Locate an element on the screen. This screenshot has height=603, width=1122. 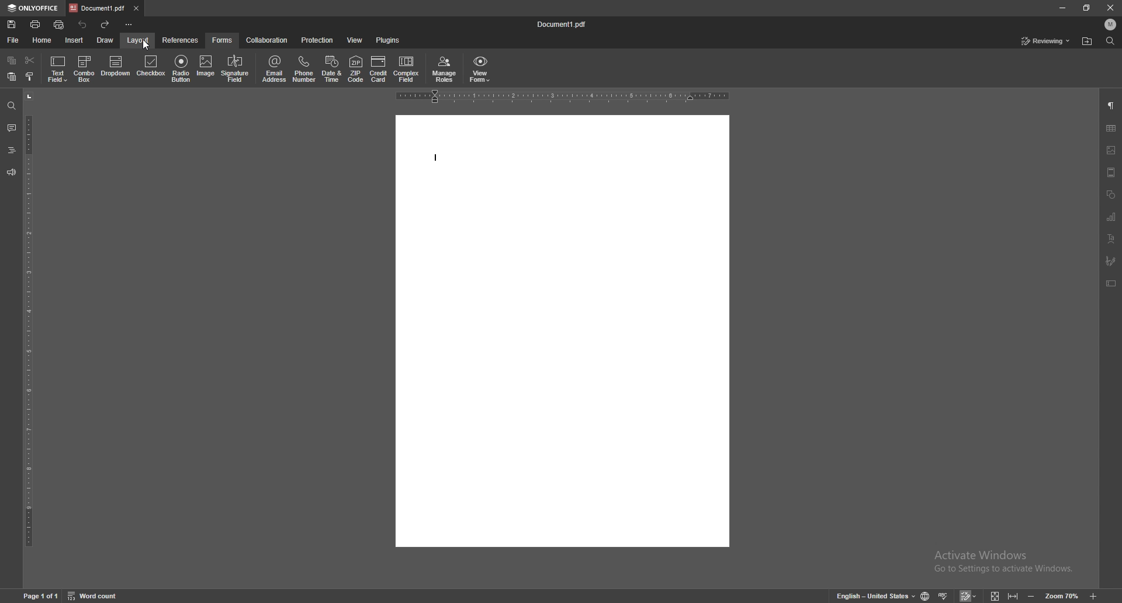
find is located at coordinates (11, 106).